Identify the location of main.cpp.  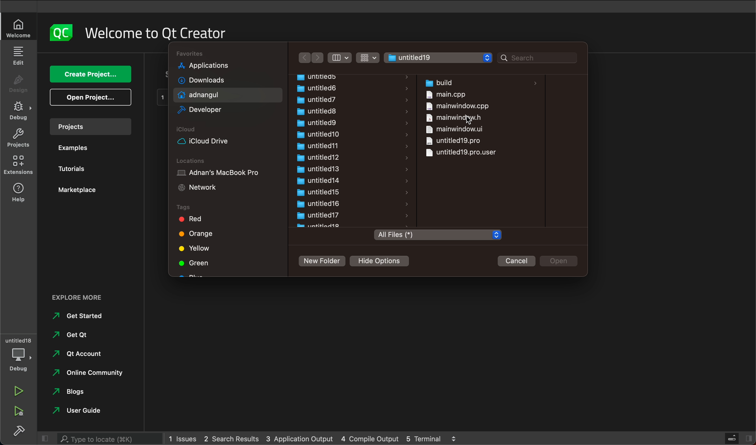
(448, 95).